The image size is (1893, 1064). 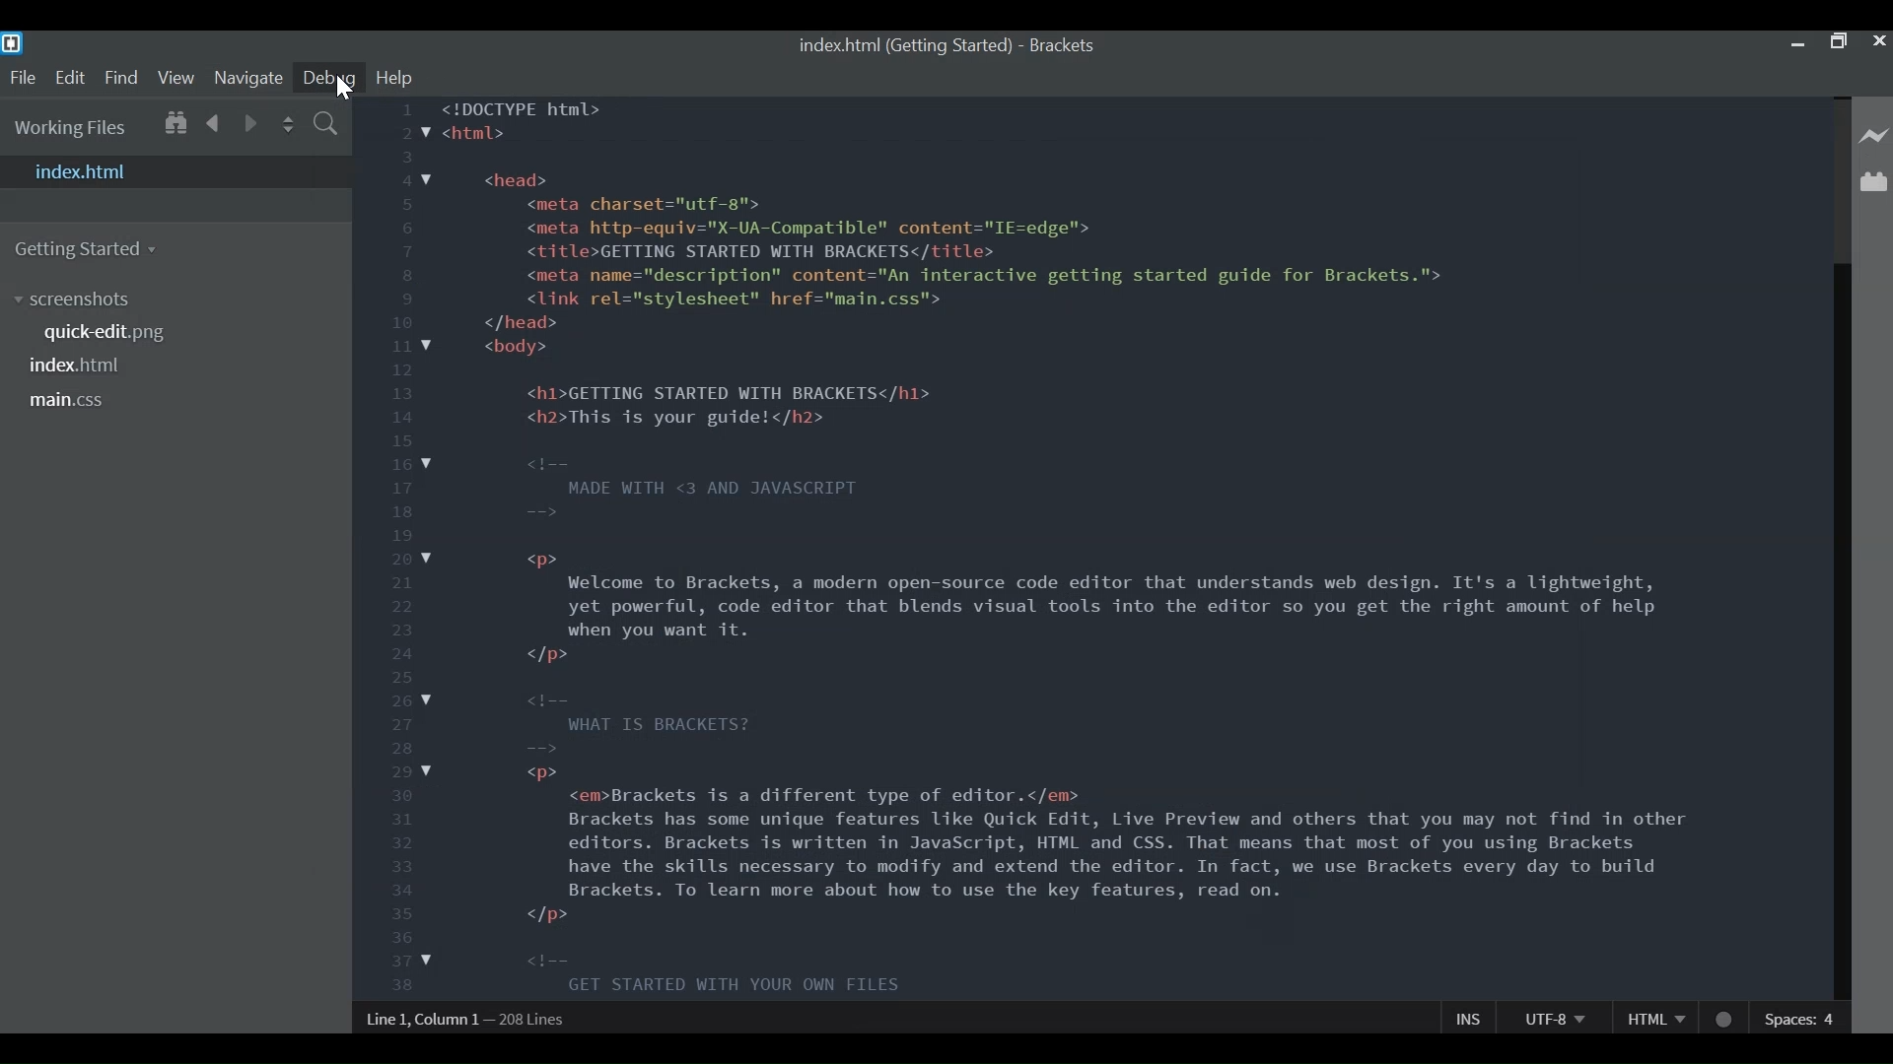 I want to click on main.css, so click(x=72, y=401).